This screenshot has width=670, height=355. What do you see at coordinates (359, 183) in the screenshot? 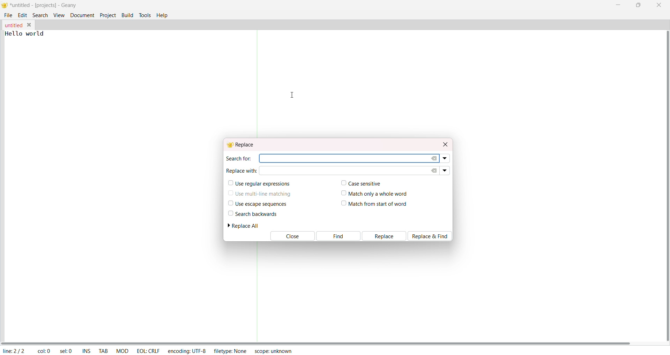
I see `case sensitive` at bounding box center [359, 183].